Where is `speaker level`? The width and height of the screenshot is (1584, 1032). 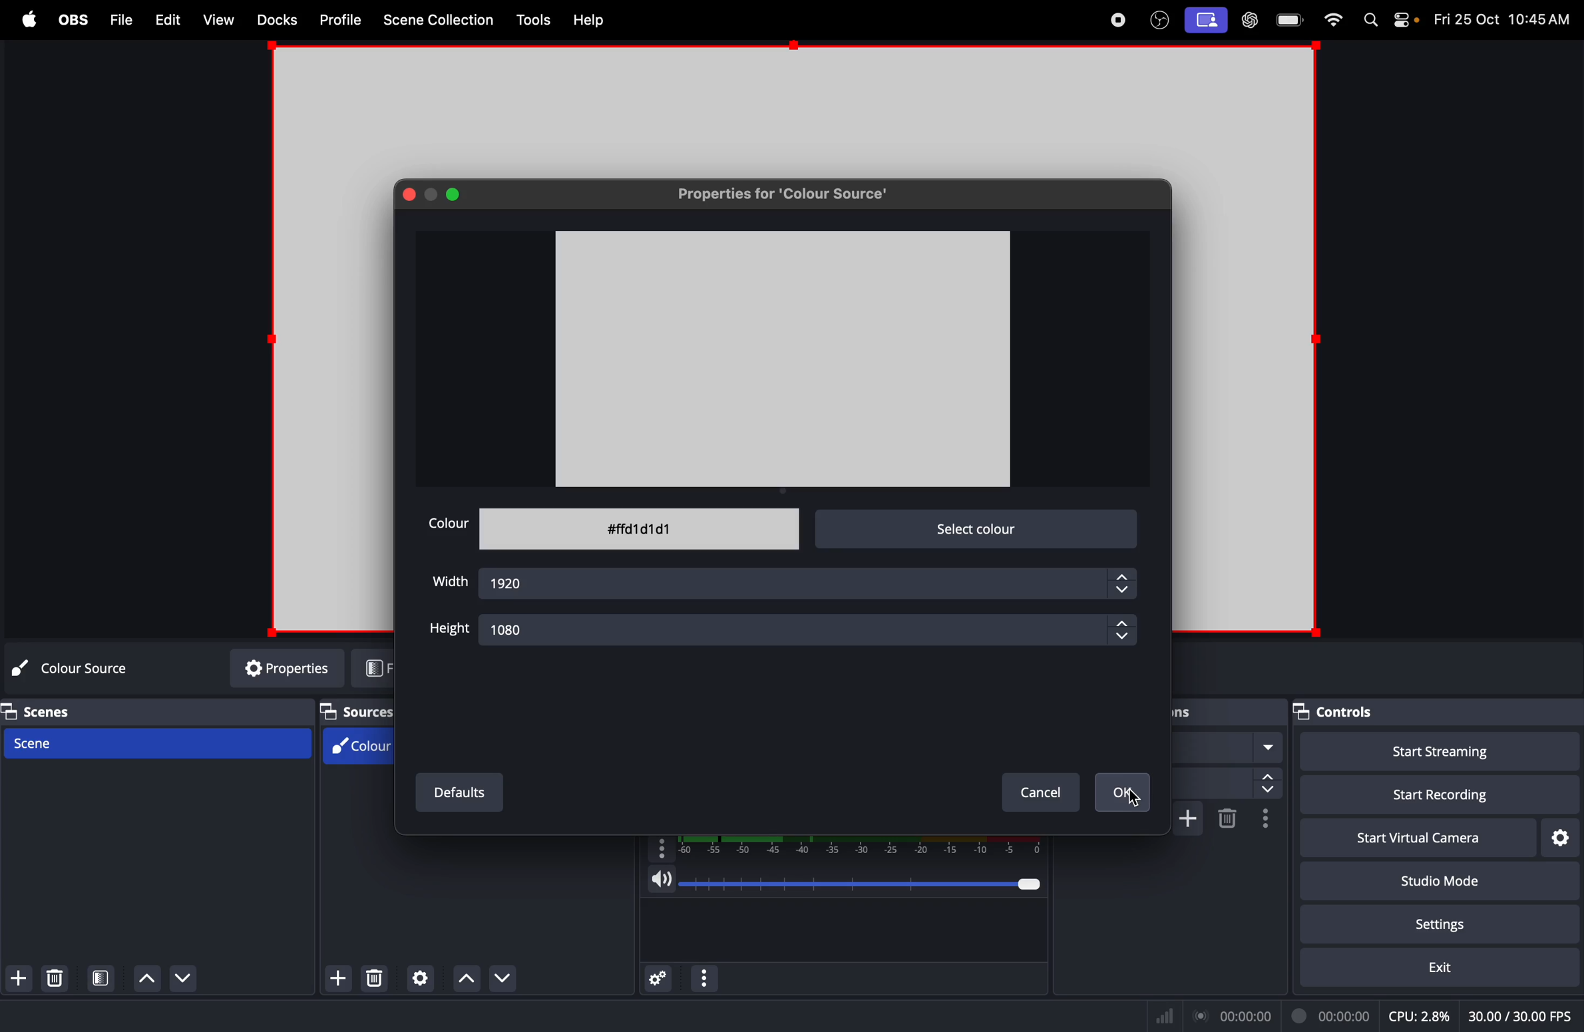
speaker level is located at coordinates (848, 873).